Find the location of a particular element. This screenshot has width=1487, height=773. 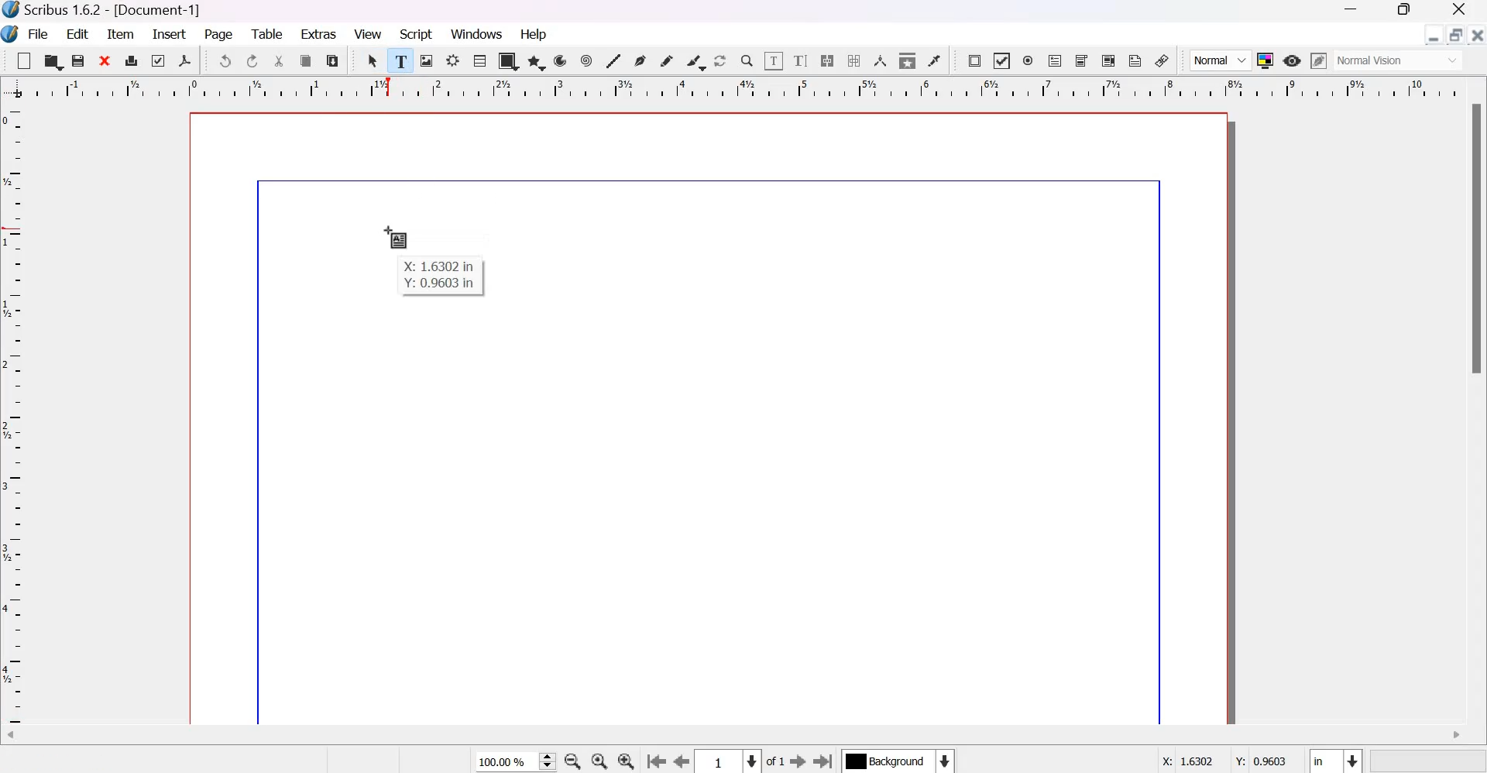

Logo is located at coordinates (11, 35).